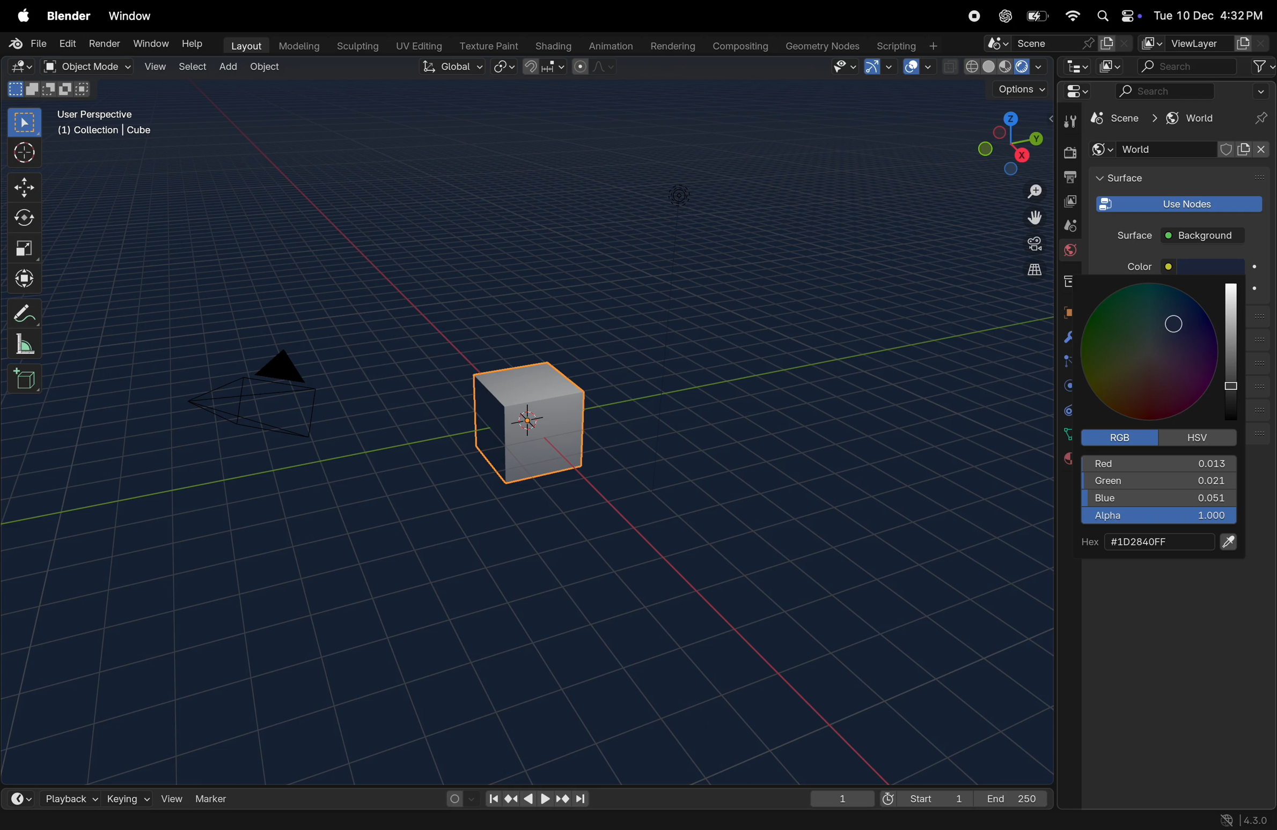 The width and height of the screenshot is (1277, 830). Describe the element at coordinates (1262, 118) in the screenshot. I see `pin` at that location.